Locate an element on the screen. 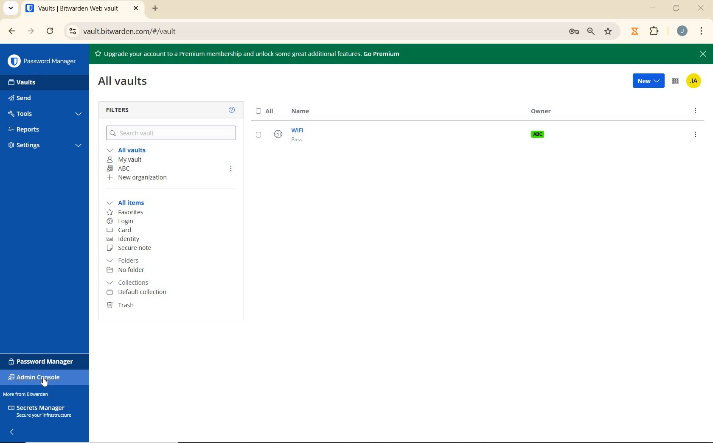 This screenshot has height=443, width=713. PASSWORD MANAGER is located at coordinates (44, 360).